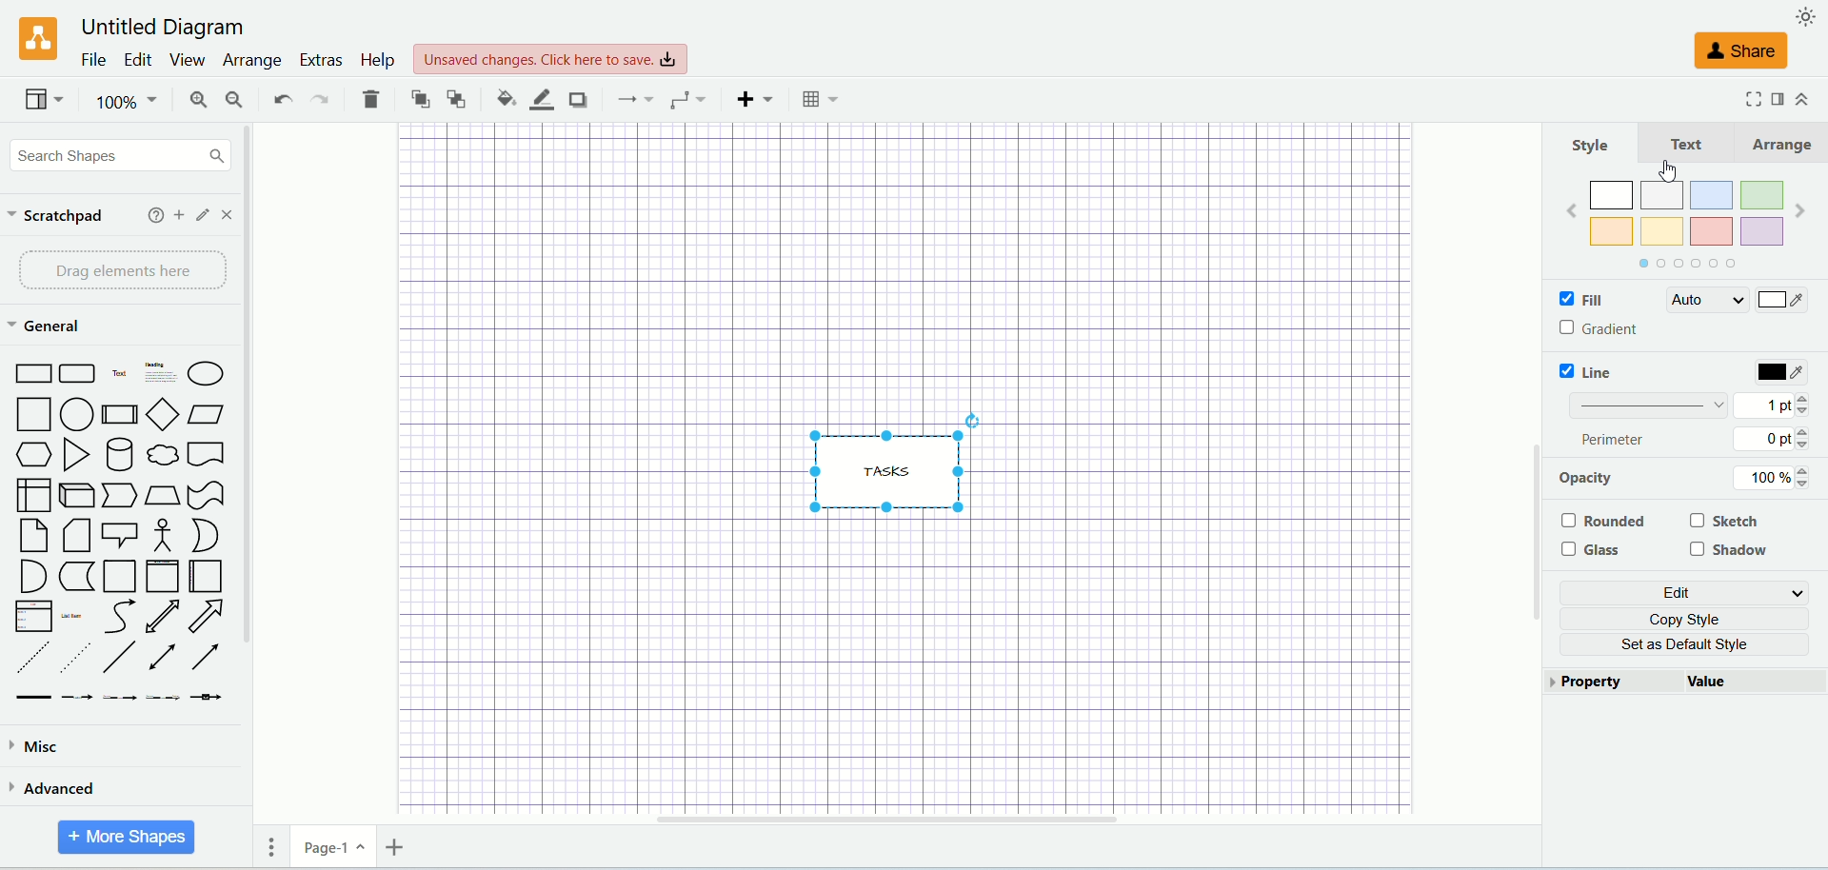 Image resolution: width=1828 pixels, height=870 pixels. I want to click on And, so click(31, 576).